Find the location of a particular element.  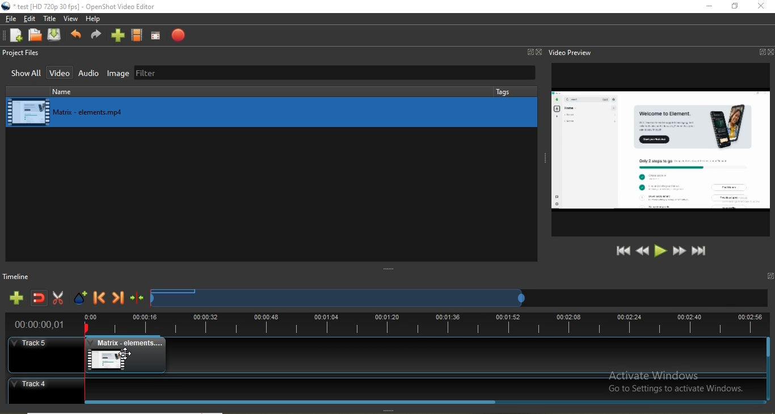

Timeline is located at coordinates (392, 324).